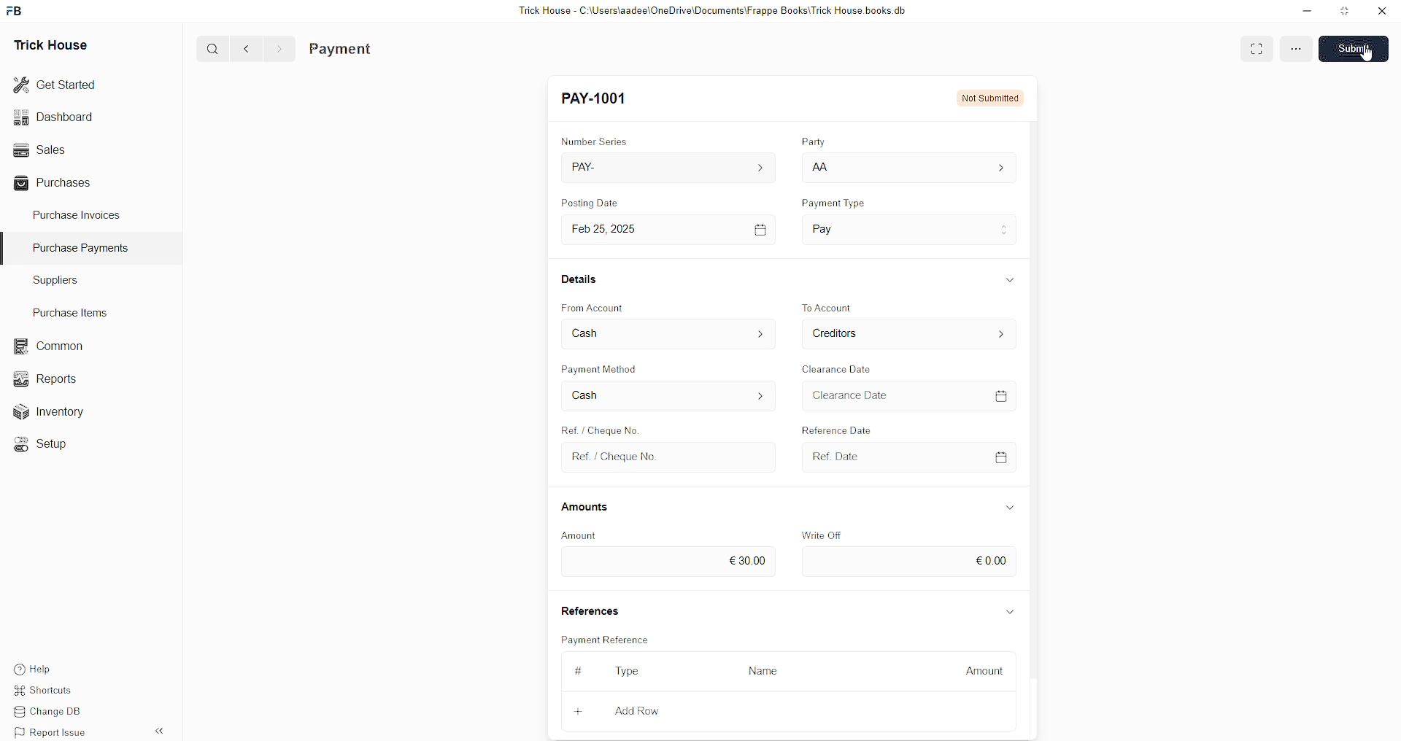 This screenshot has height=741, width=1401. I want to click on Pay, so click(853, 225).